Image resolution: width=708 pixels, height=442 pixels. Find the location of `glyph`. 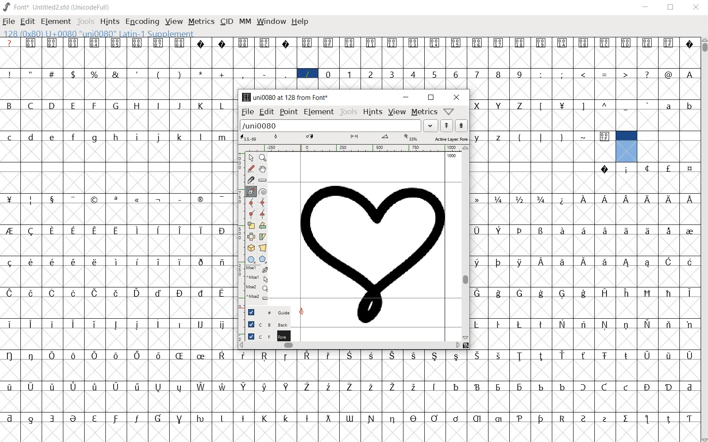

glyph is located at coordinates (328, 74).